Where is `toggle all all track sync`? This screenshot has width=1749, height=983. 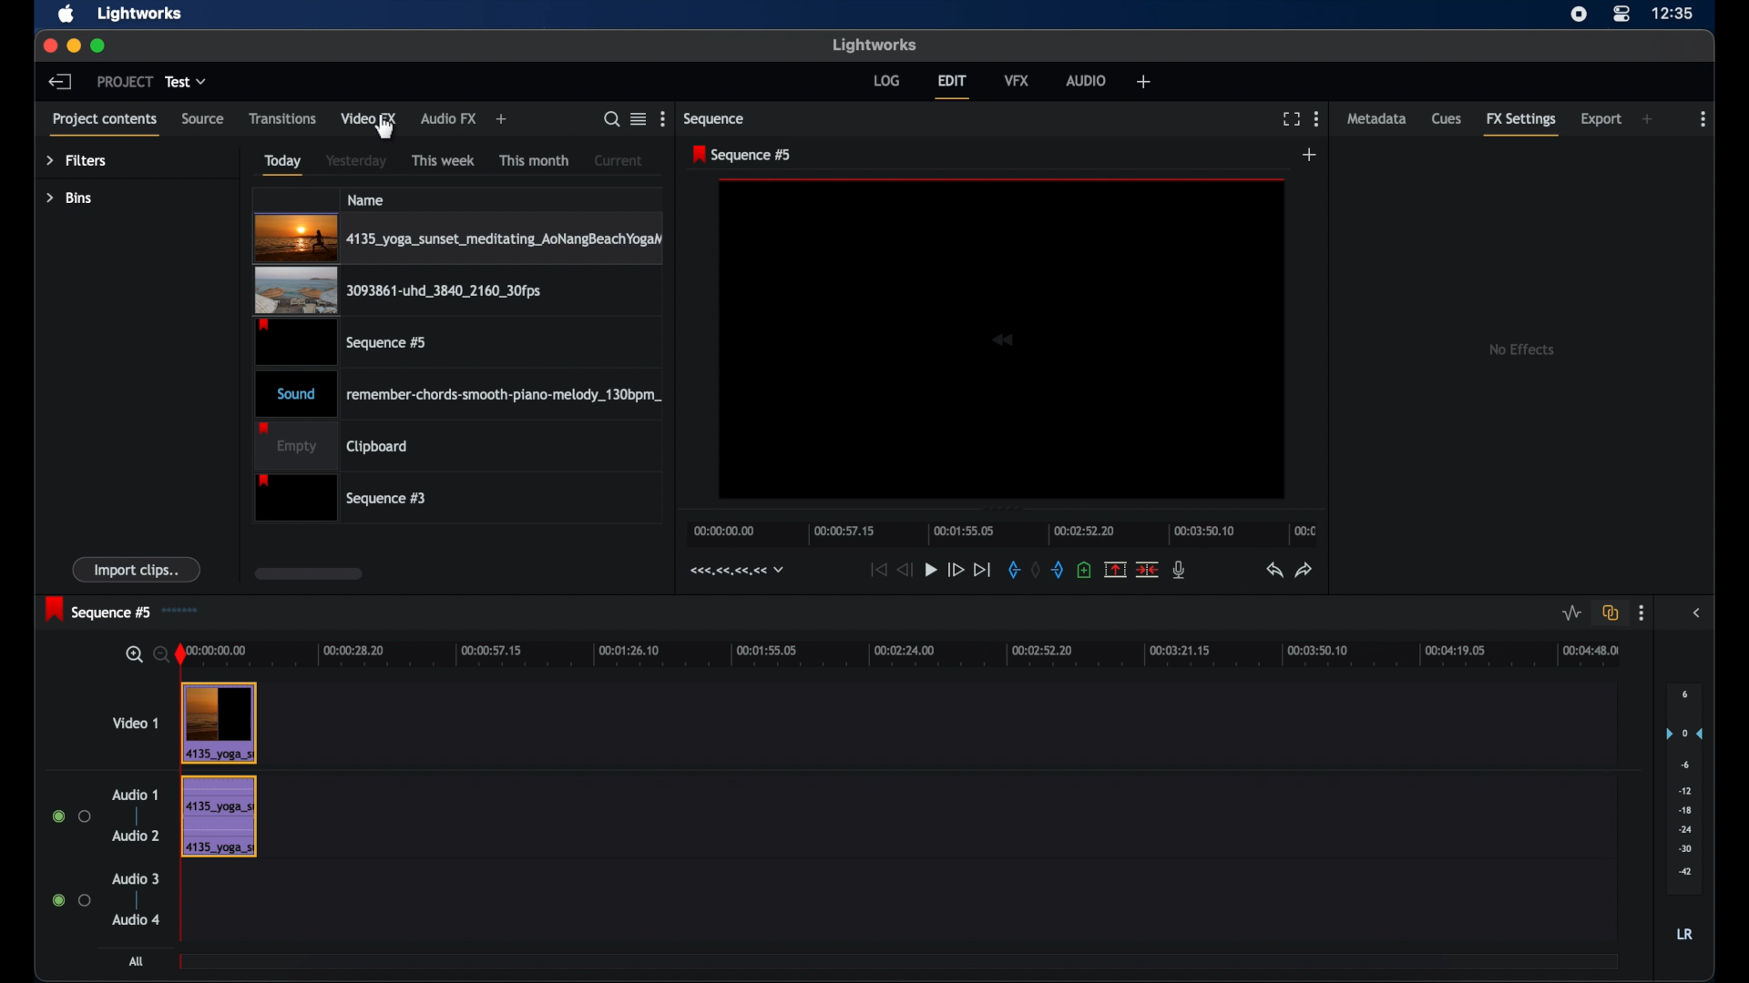 toggle all all track sync is located at coordinates (1608, 613).